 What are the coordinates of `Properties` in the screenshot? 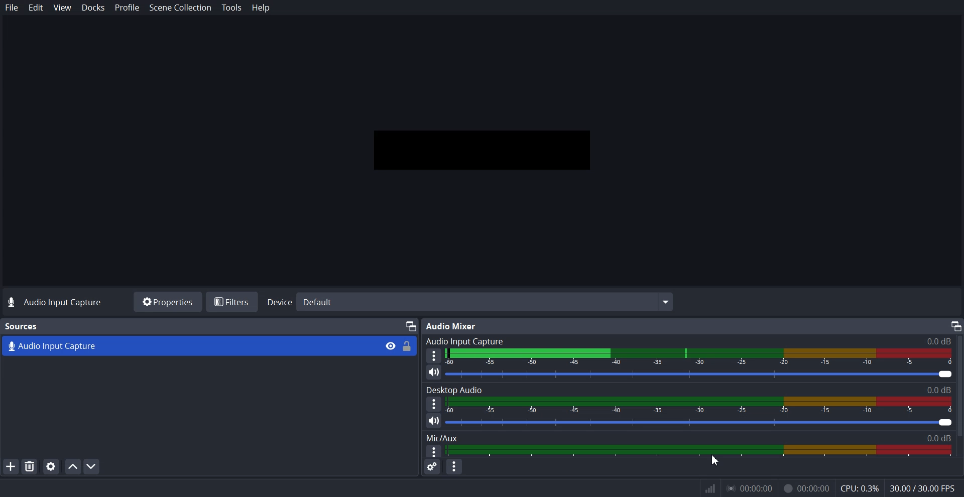 It's located at (167, 302).